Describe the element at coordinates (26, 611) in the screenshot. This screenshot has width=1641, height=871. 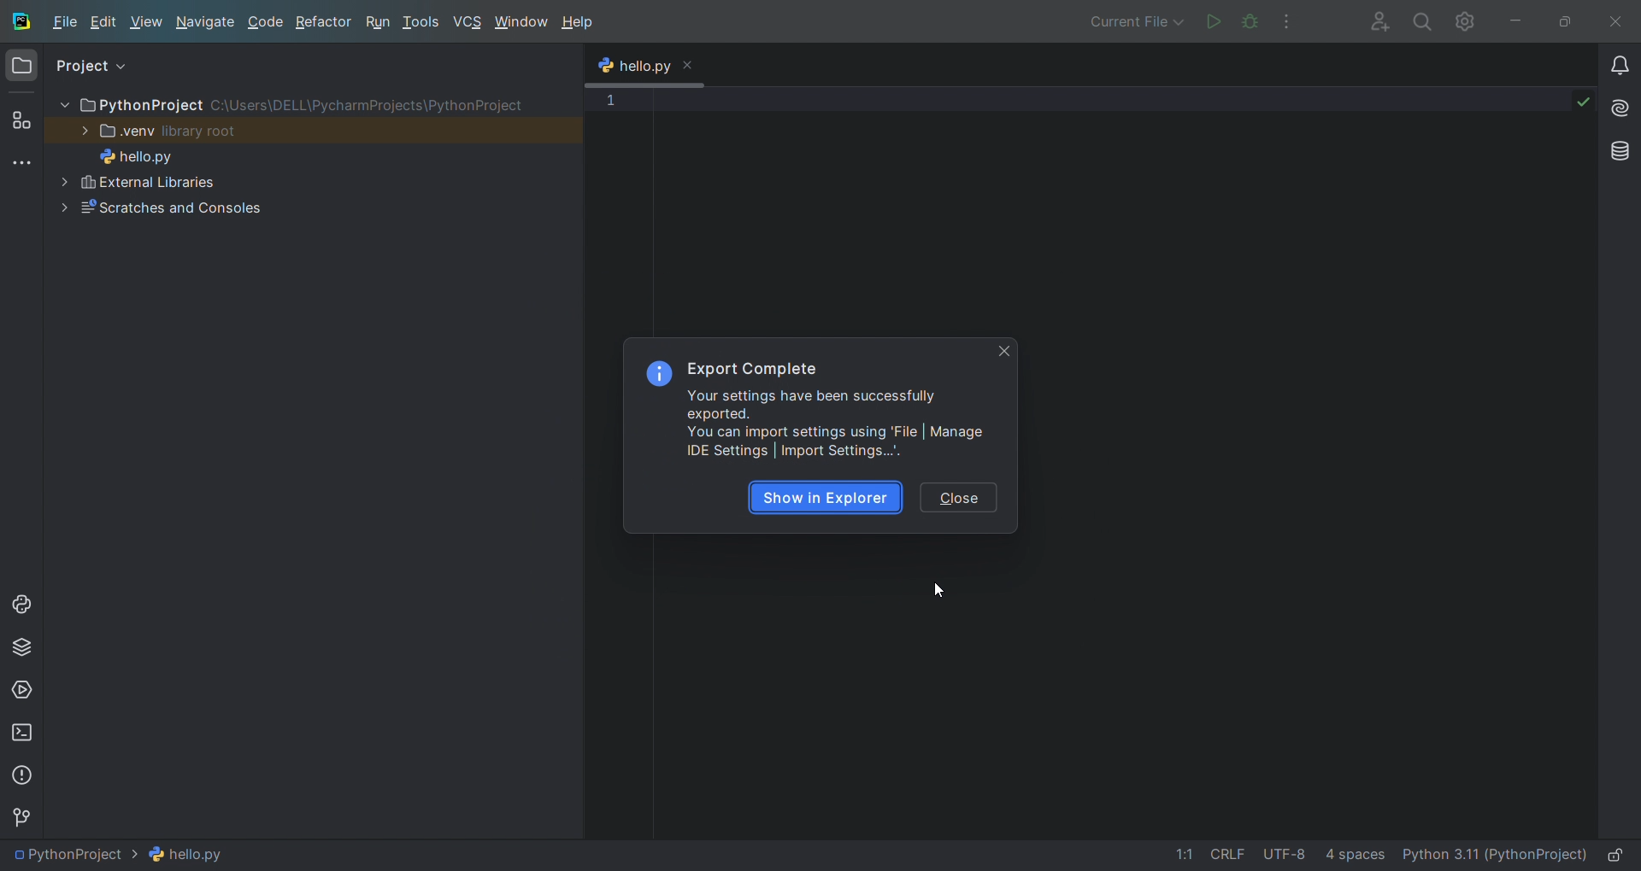
I see `python console` at that location.